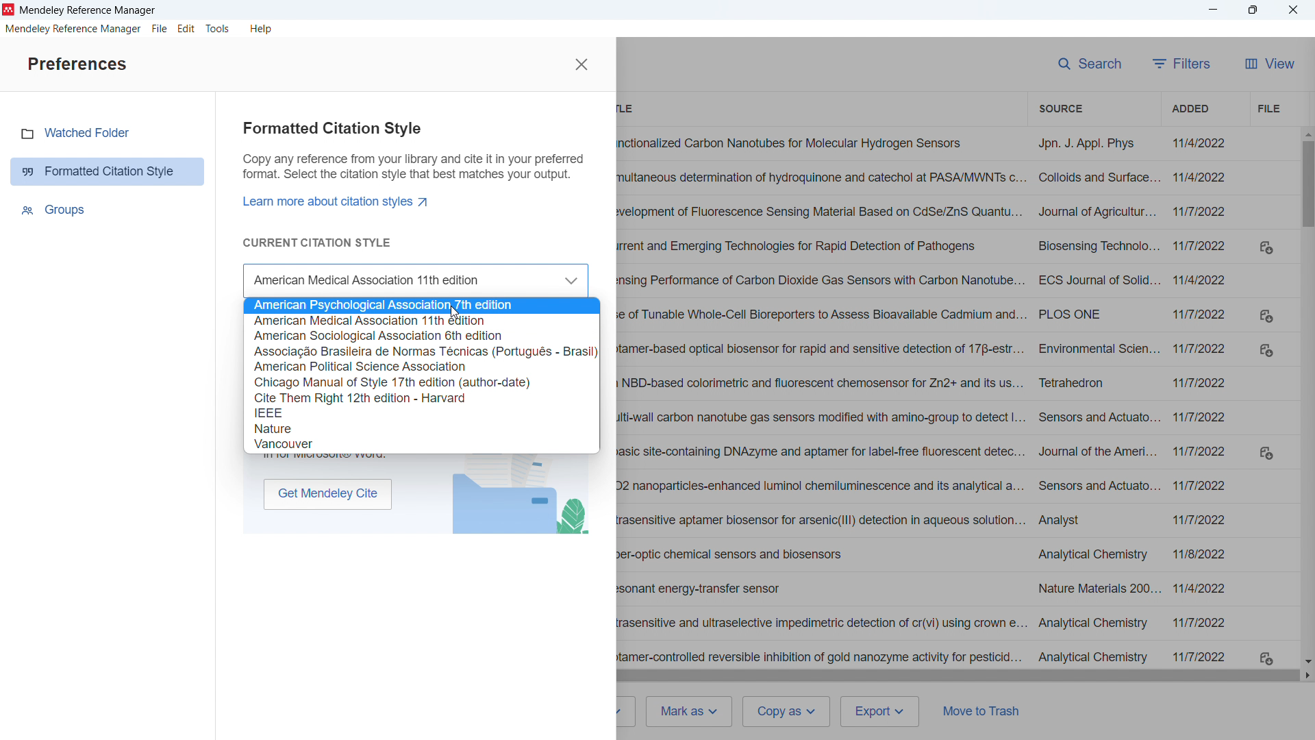 This screenshot has height=740, width=1315. What do you see at coordinates (414, 282) in the screenshot?
I see `Select citation style` at bounding box center [414, 282].